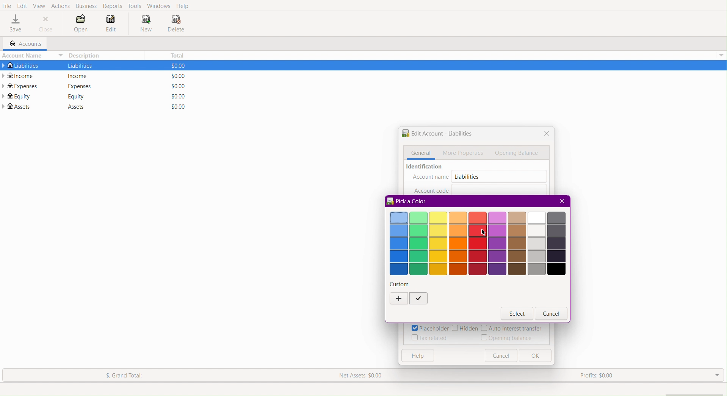 The height and width of the screenshot is (396, 727). I want to click on drop down, so click(722, 56).